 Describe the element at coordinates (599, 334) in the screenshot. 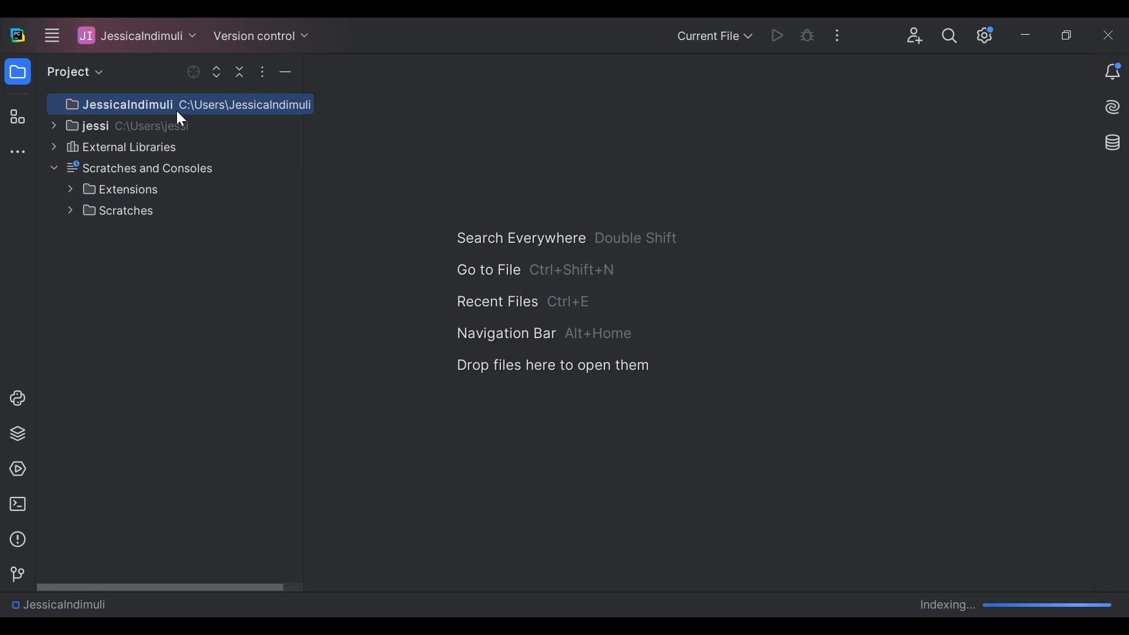

I see `shortcut` at that location.